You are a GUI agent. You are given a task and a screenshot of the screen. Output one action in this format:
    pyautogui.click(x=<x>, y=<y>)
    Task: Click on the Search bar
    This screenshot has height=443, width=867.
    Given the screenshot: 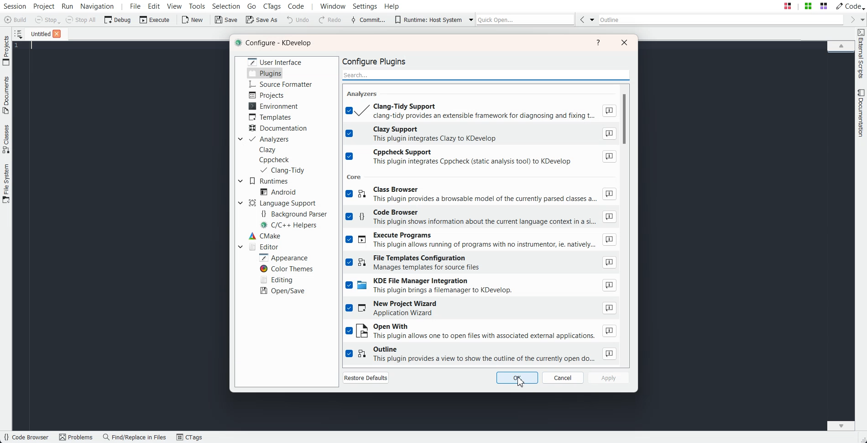 What is the action you would take?
    pyautogui.click(x=486, y=74)
    